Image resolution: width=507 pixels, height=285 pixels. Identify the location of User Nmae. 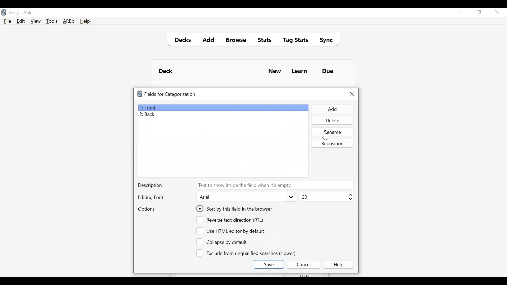
(15, 13).